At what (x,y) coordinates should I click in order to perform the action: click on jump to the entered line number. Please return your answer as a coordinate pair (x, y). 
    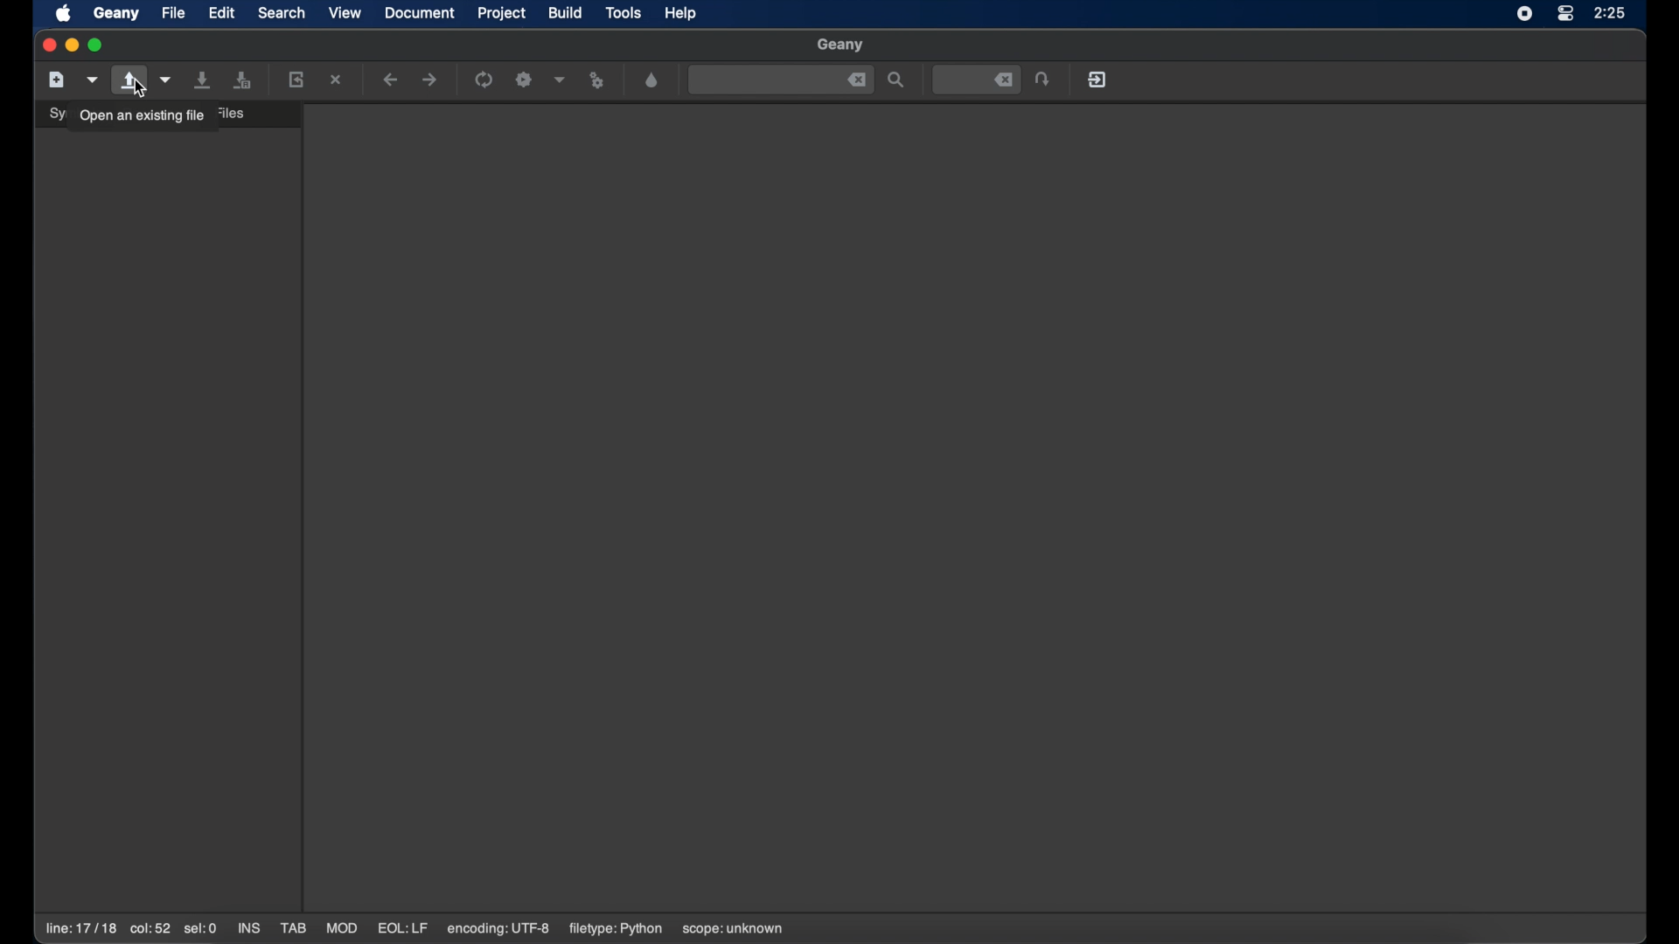
    Looking at the image, I should click on (976, 80).